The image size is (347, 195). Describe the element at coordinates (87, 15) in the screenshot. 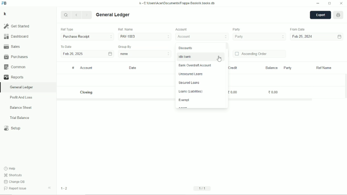

I see `Next` at that location.